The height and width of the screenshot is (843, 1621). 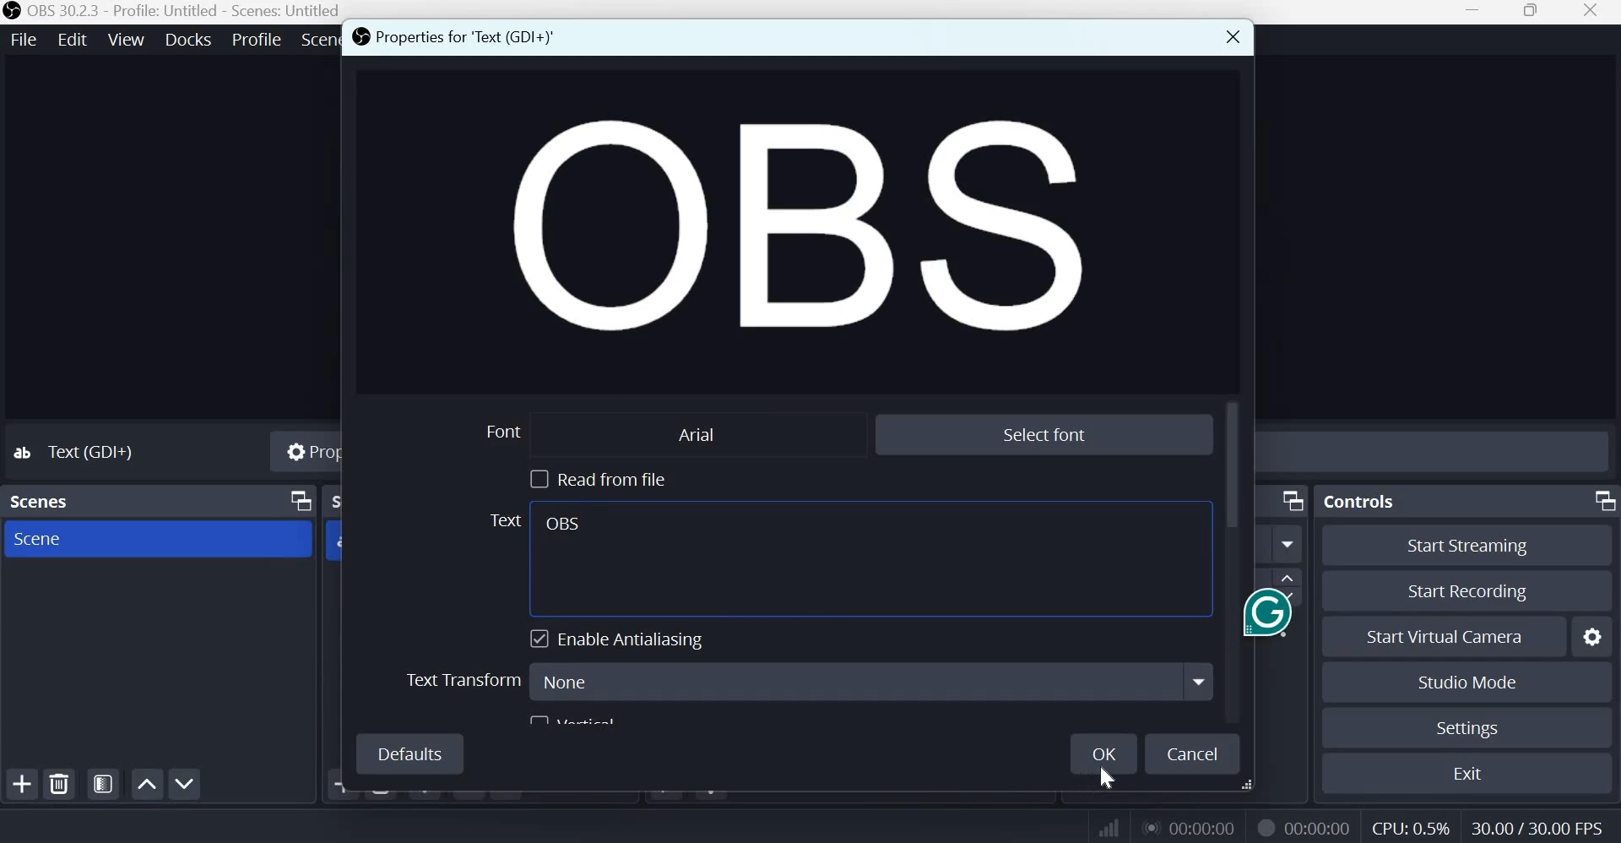 I want to click on Recording Status Icon, so click(x=1263, y=827).